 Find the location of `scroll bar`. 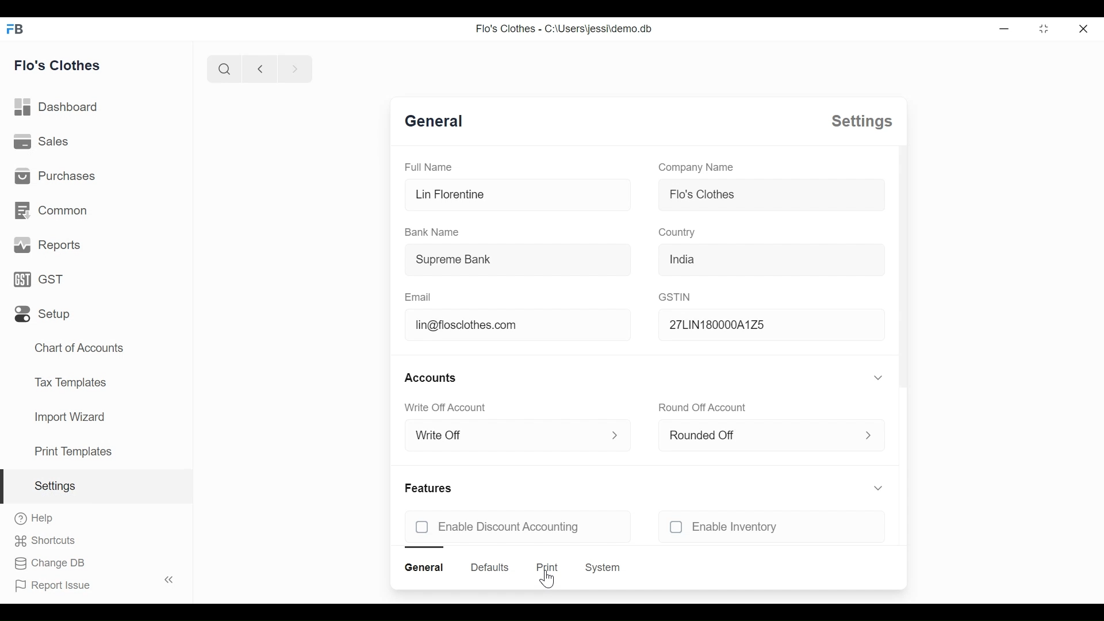

scroll bar is located at coordinates (903, 266).